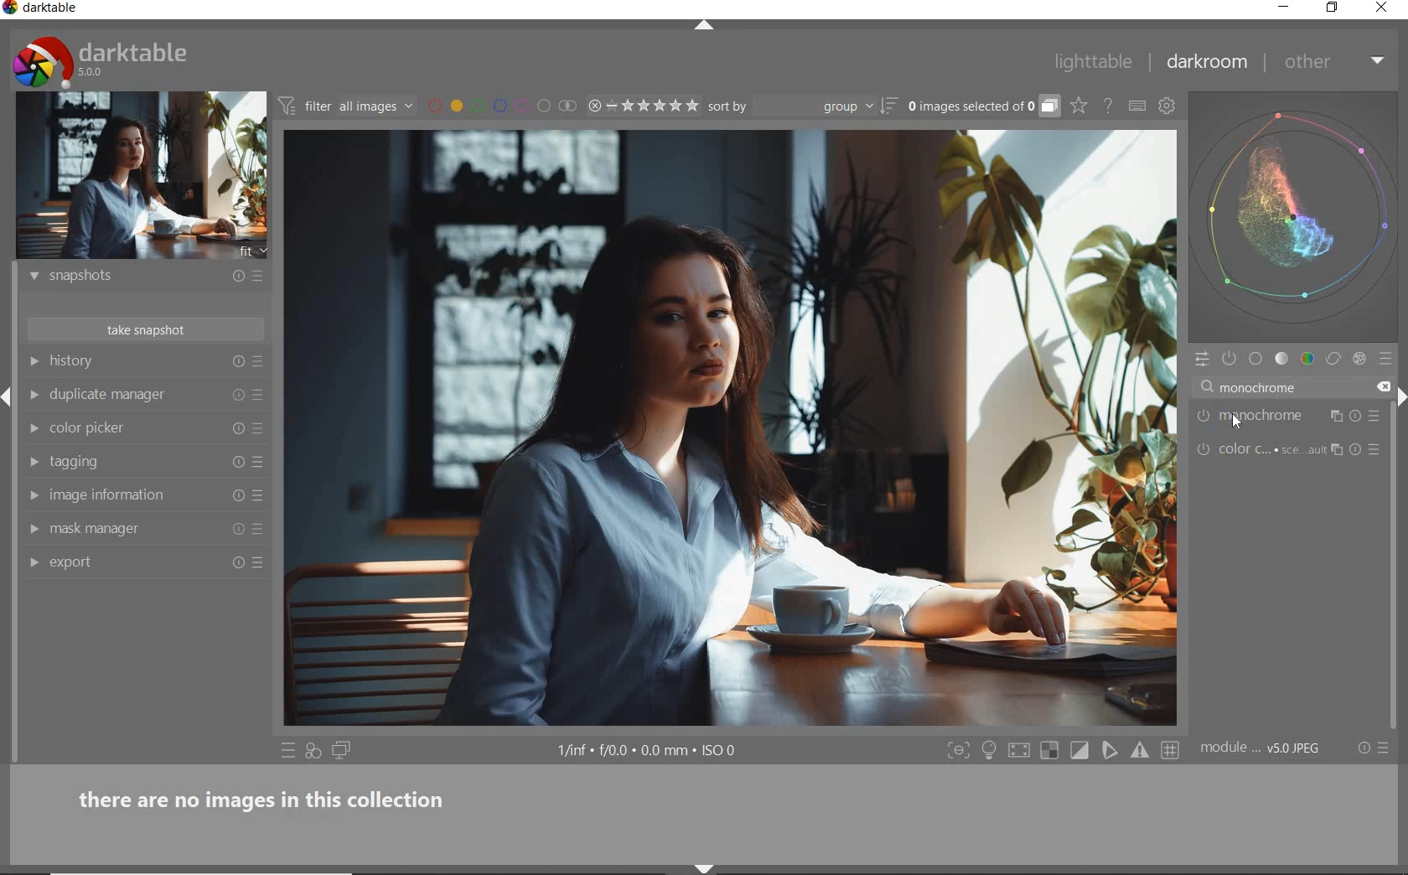  What do you see at coordinates (708, 868) in the screenshot?
I see `shift+ctrl+b` at bounding box center [708, 868].